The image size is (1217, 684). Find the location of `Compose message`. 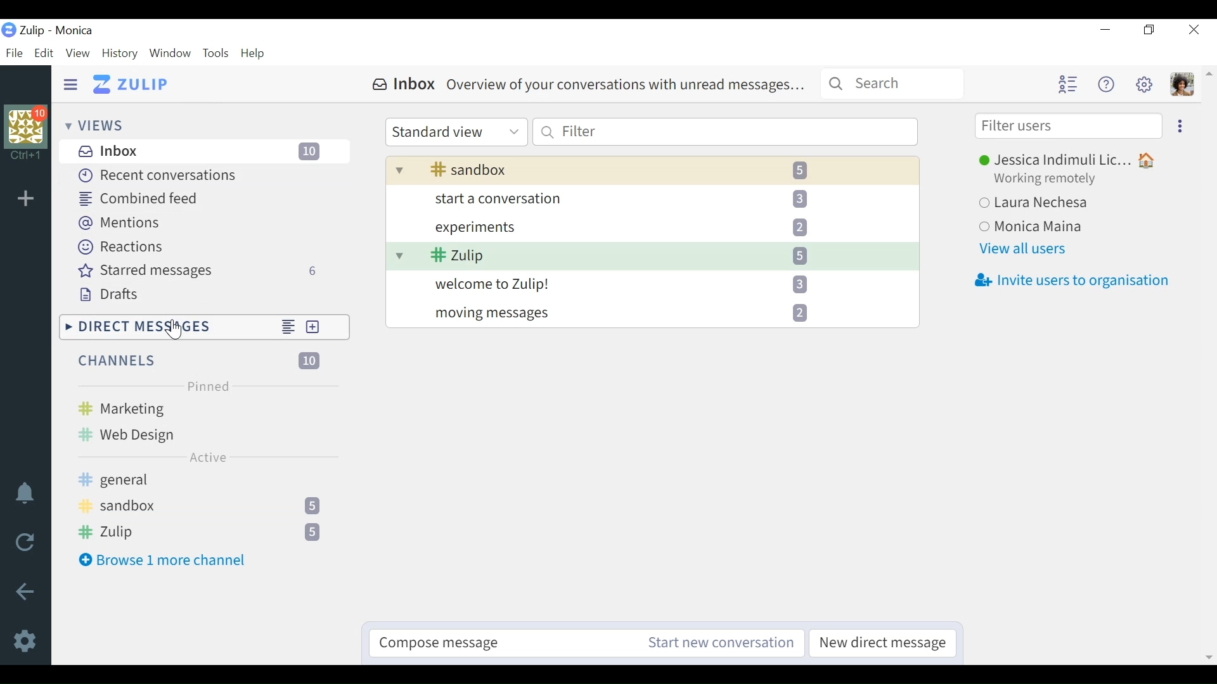

Compose message is located at coordinates (503, 641).